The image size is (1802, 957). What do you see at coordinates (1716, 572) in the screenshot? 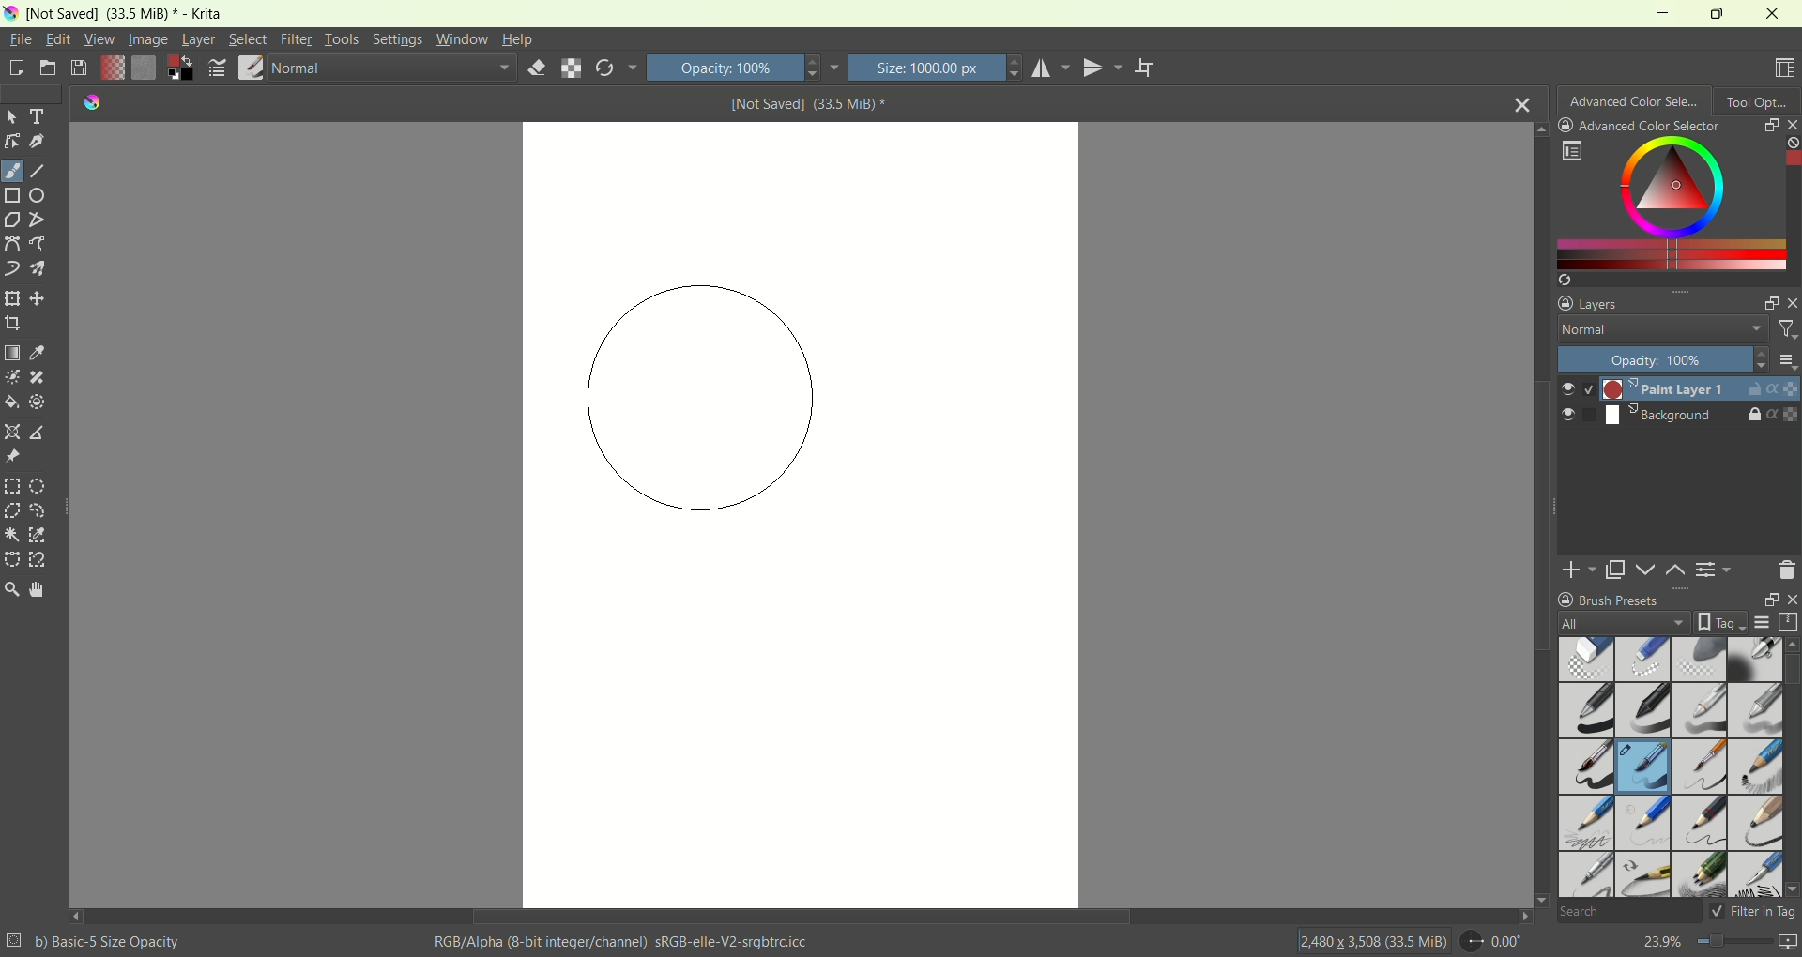
I see `delete or change layer properties` at bounding box center [1716, 572].